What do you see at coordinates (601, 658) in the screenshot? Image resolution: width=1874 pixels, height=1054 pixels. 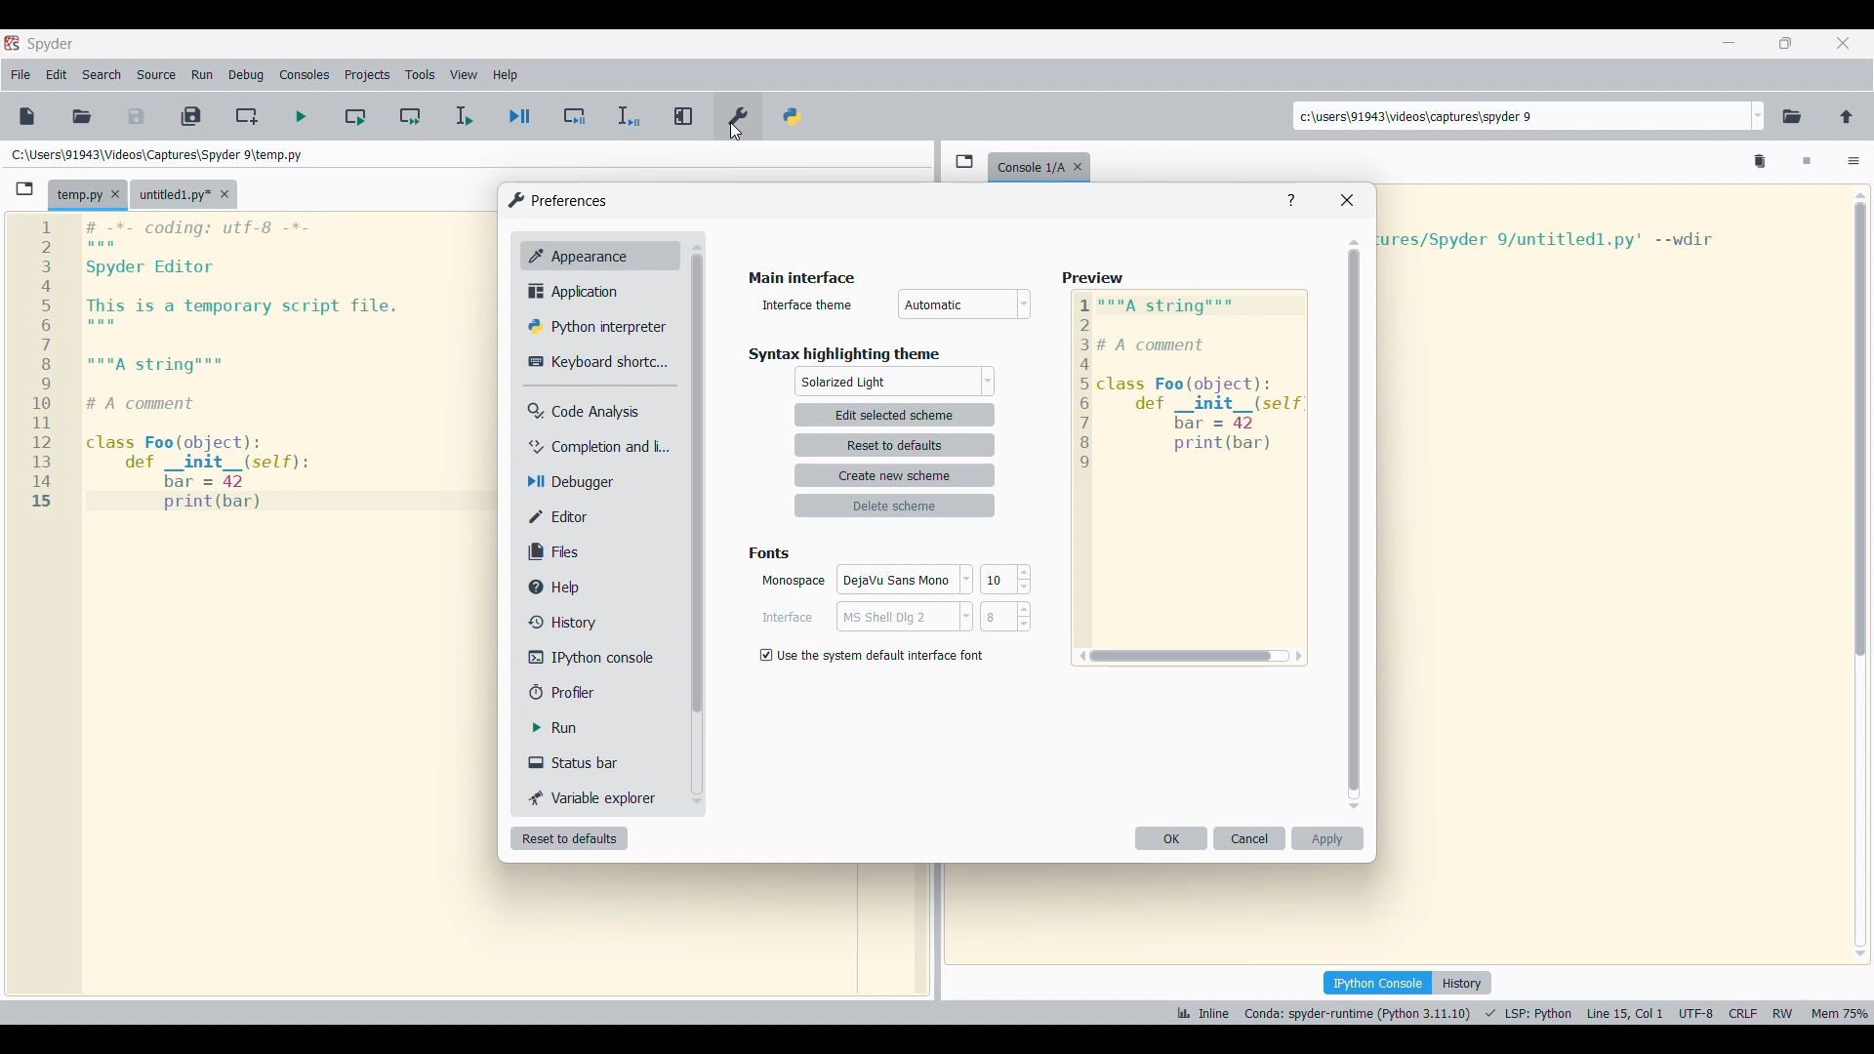 I see `IPython console` at bounding box center [601, 658].